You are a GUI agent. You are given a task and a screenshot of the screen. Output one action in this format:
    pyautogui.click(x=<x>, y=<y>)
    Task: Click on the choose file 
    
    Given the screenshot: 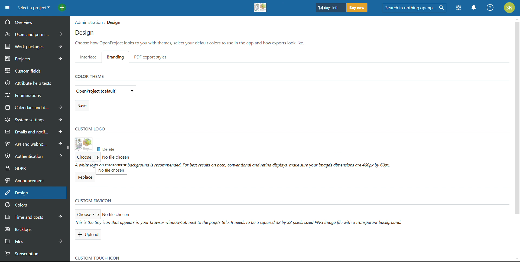 What is the action you would take?
    pyautogui.click(x=88, y=213)
    